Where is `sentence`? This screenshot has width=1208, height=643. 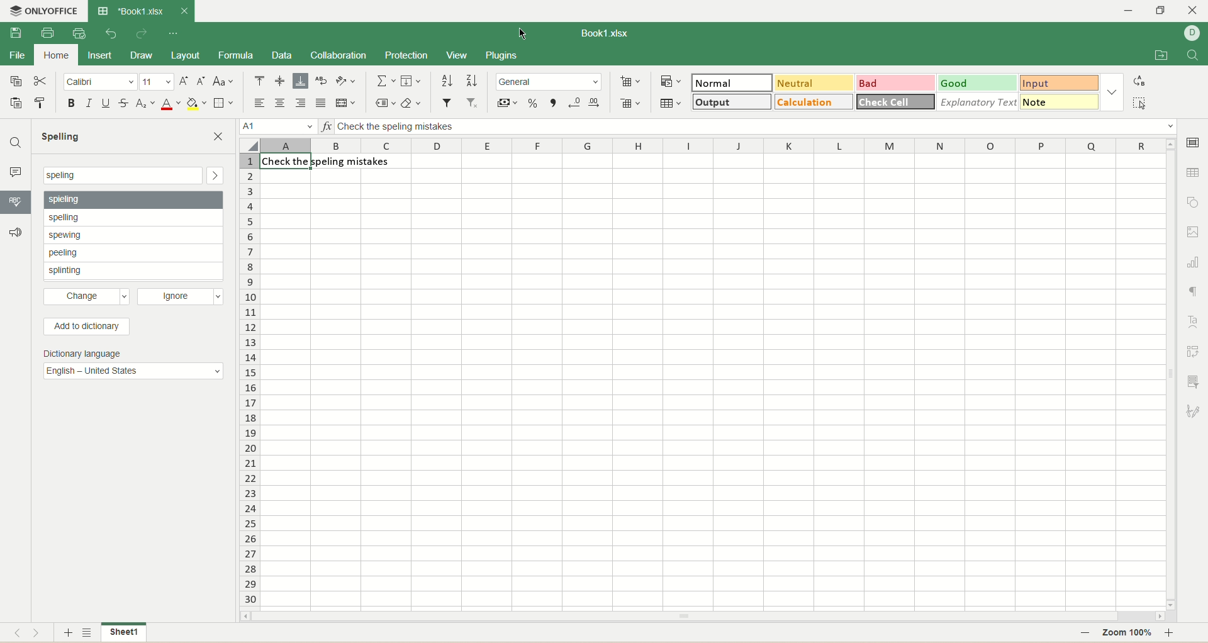 sentence is located at coordinates (329, 162).